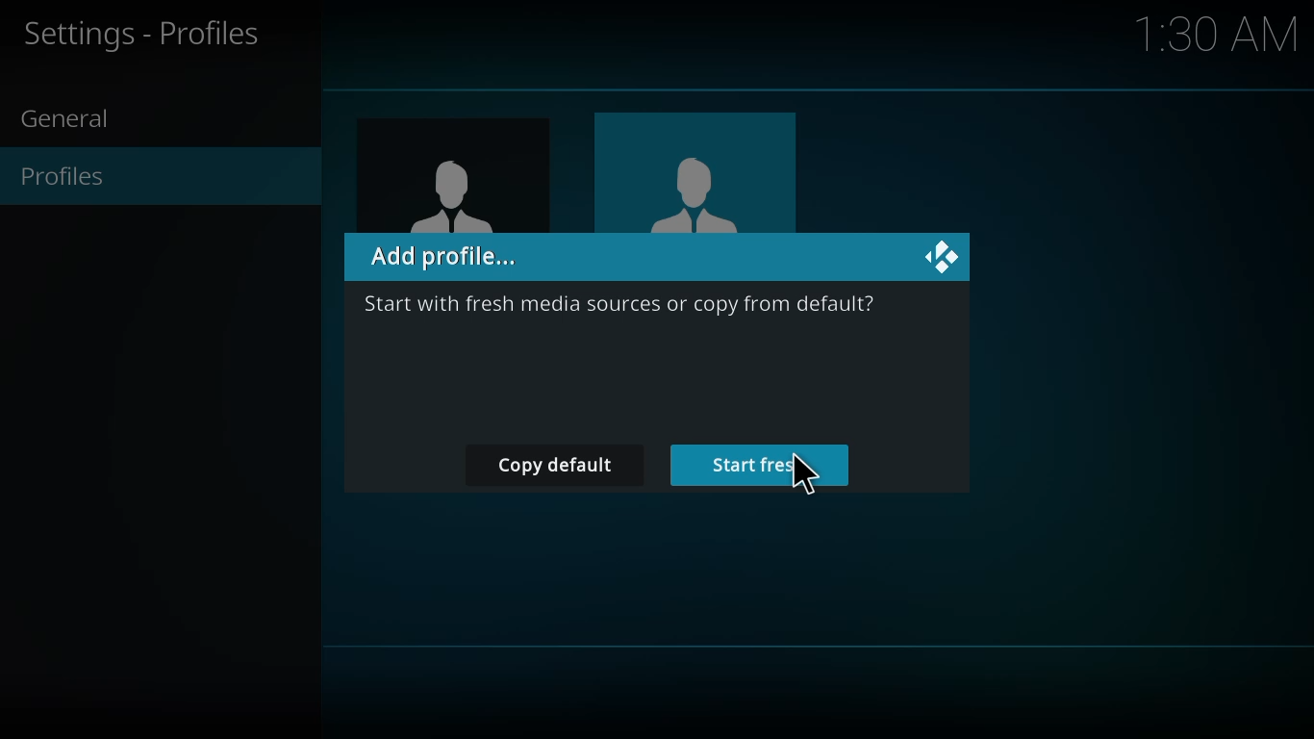 This screenshot has width=1314, height=739. What do you see at coordinates (453, 191) in the screenshot?
I see `user` at bounding box center [453, 191].